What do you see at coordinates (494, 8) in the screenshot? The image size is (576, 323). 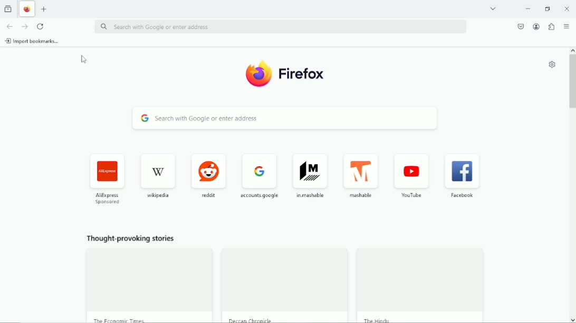 I see `list all tabs` at bounding box center [494, 8].